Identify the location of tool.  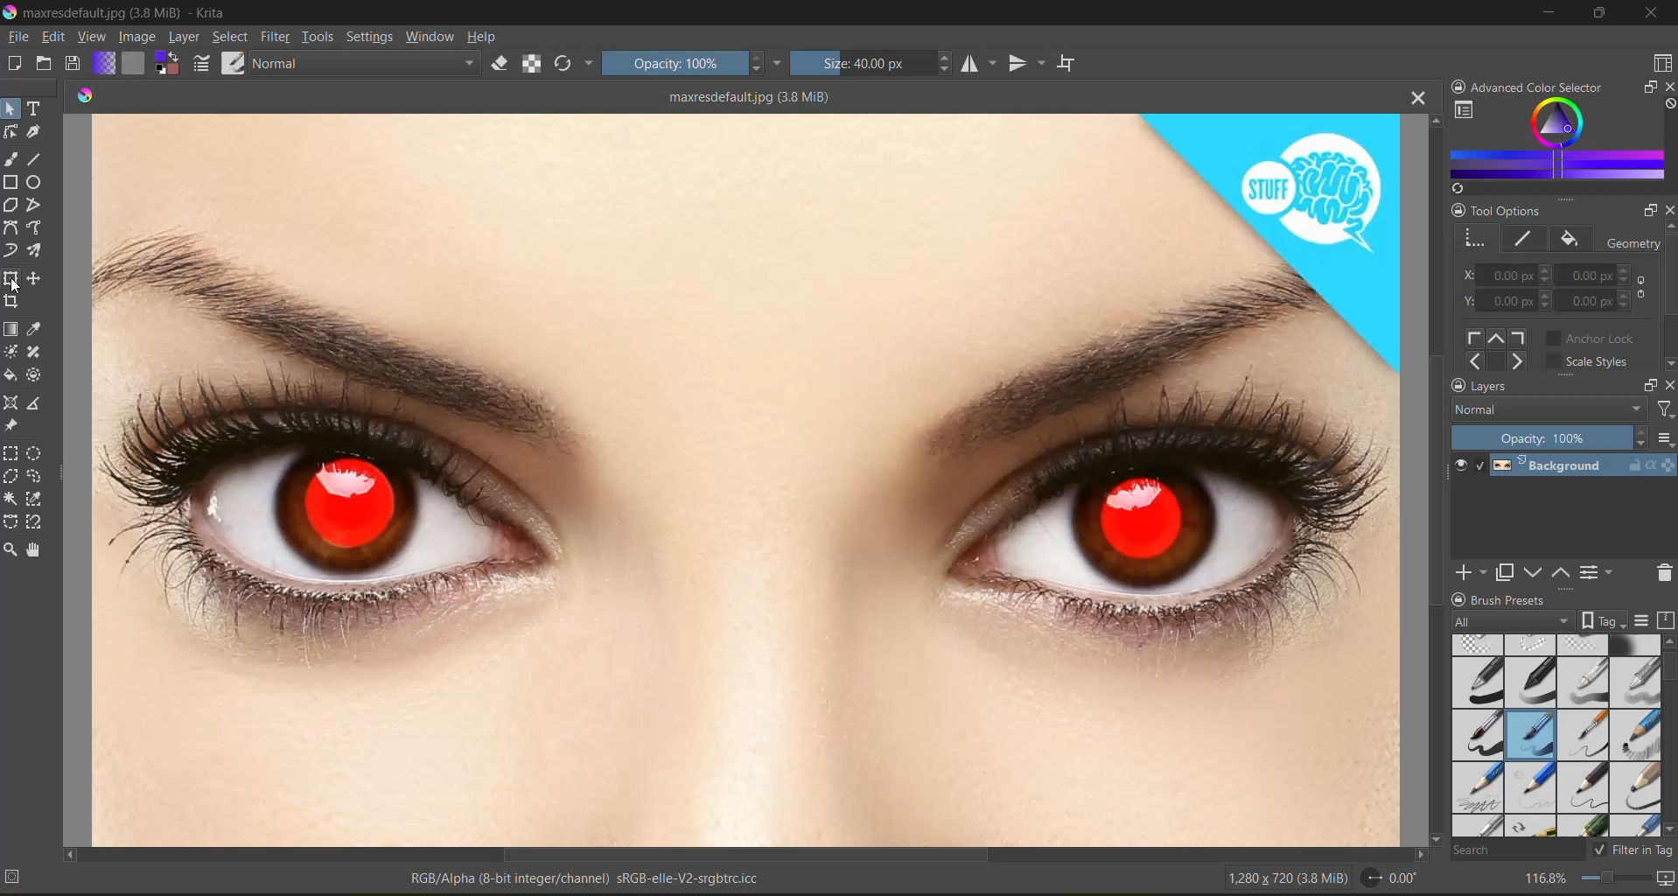
(40, 327).